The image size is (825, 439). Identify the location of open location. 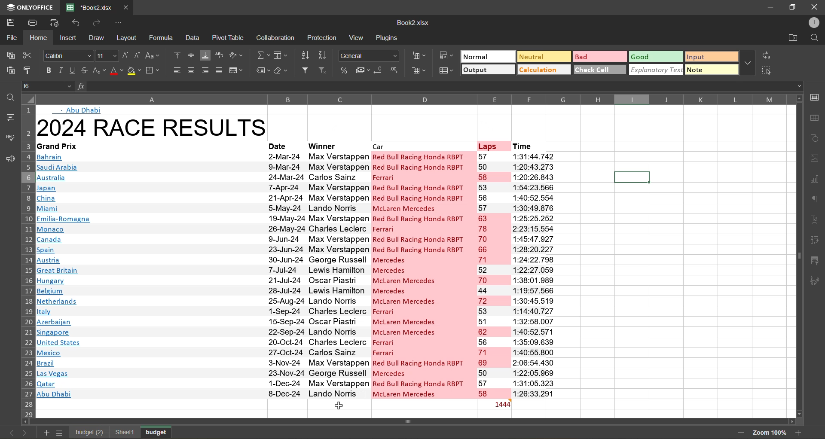
(793, 39).